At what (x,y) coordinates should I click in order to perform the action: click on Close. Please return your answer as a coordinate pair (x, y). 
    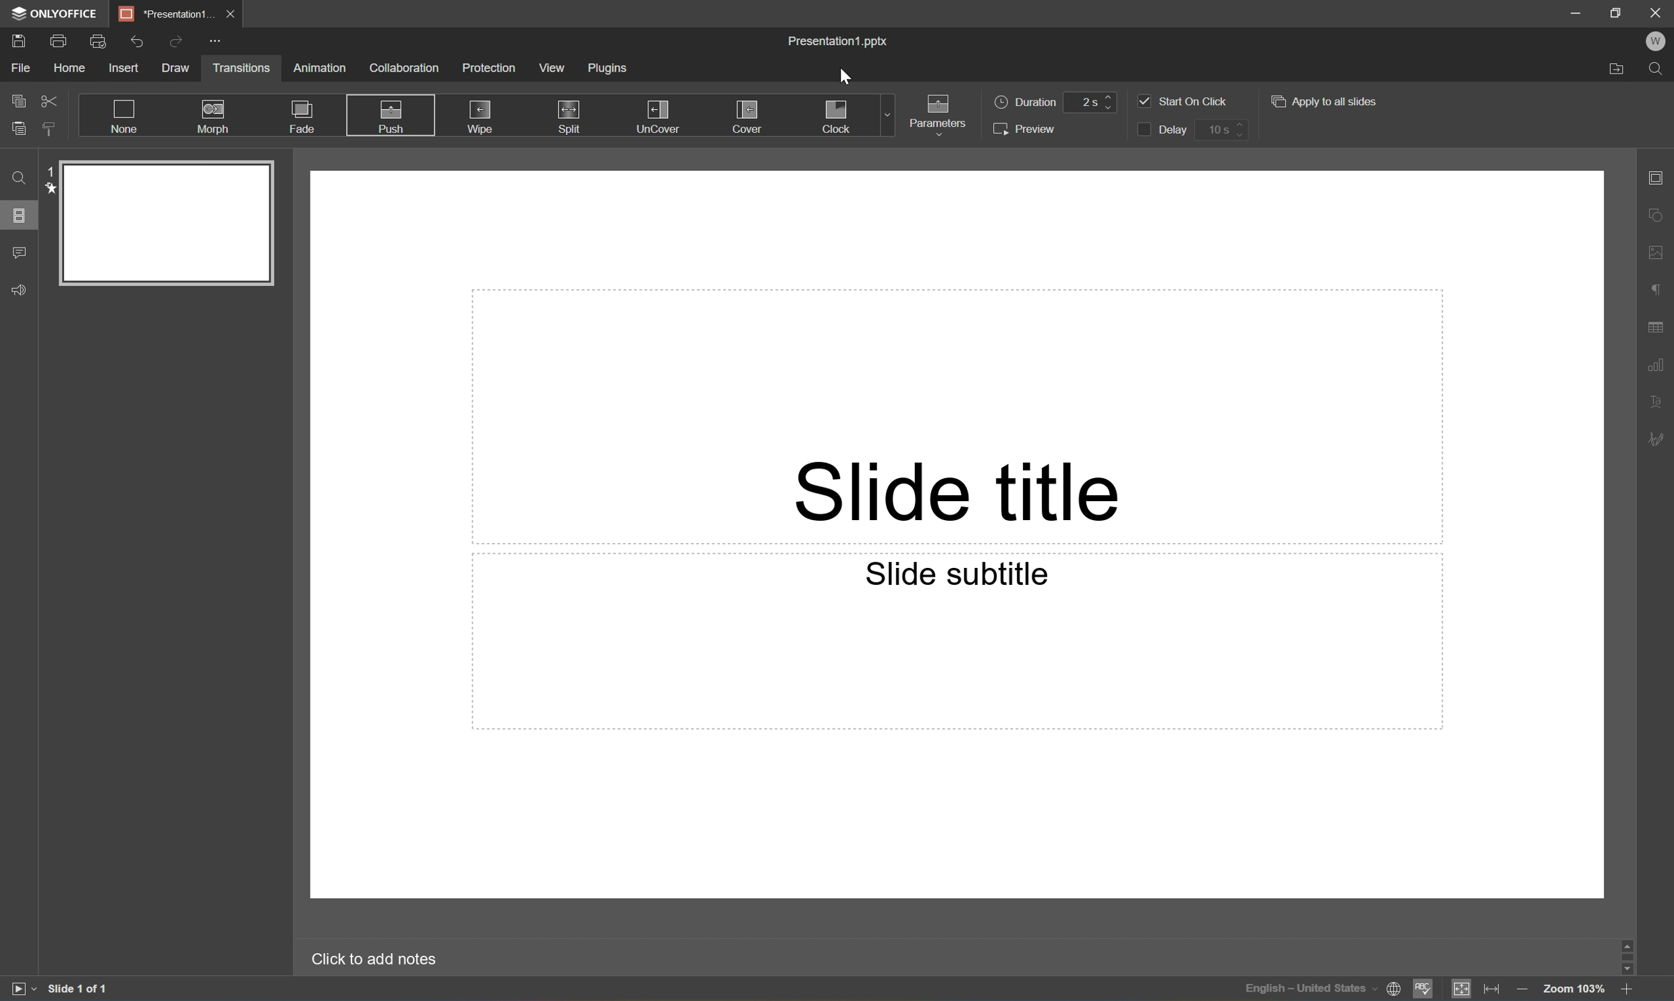
    Looking at the image, I should click on (1652, 11).